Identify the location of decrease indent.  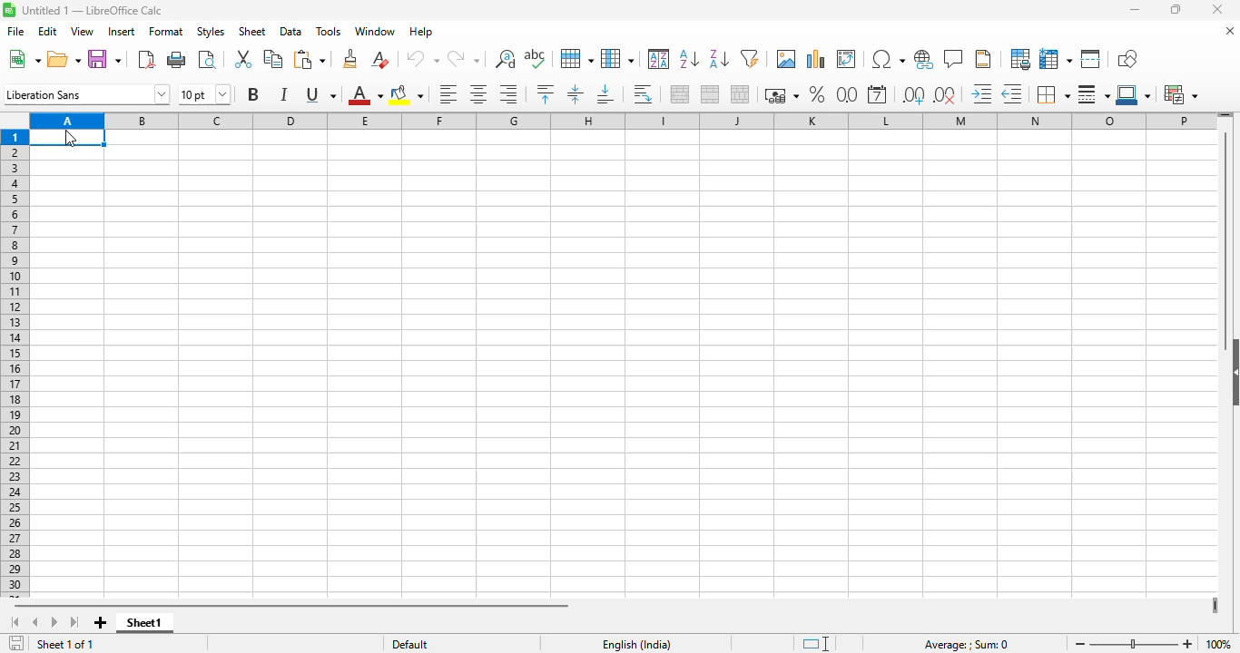
(1012, 94).